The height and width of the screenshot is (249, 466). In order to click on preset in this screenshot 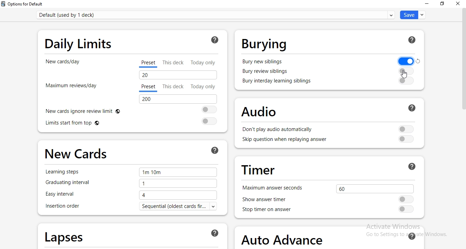, I will do `click(148, 88)`.